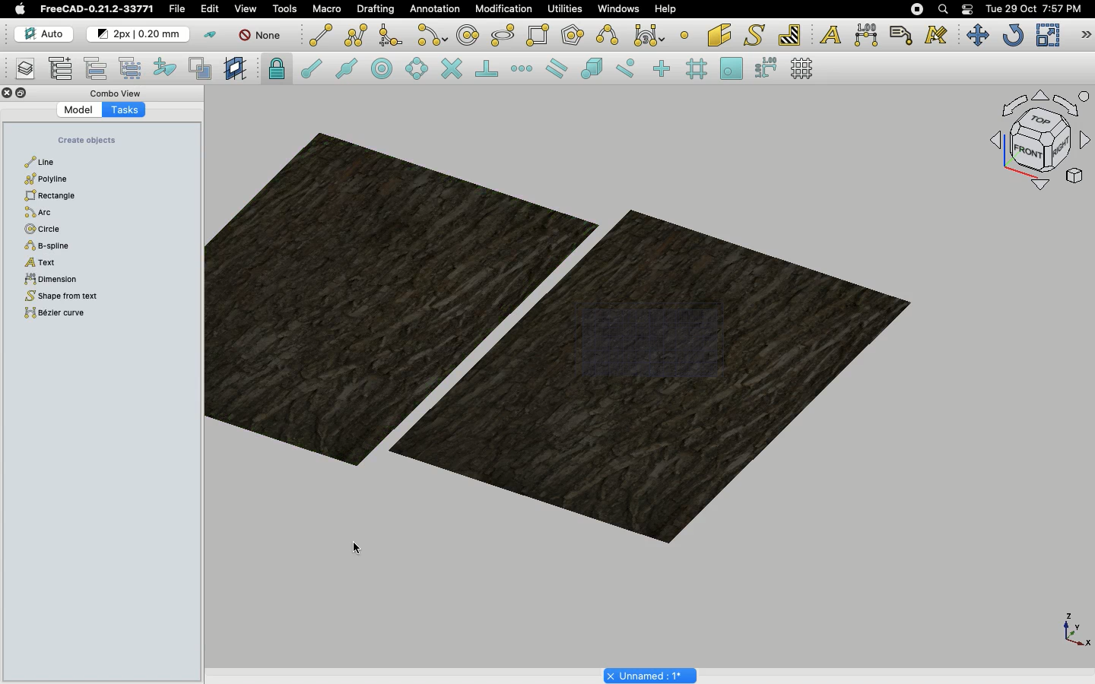 This screenshot has width=1095, height=684. Describe the element at coordinates (113, 171) in the screenshot. I see `cursor` at that location.